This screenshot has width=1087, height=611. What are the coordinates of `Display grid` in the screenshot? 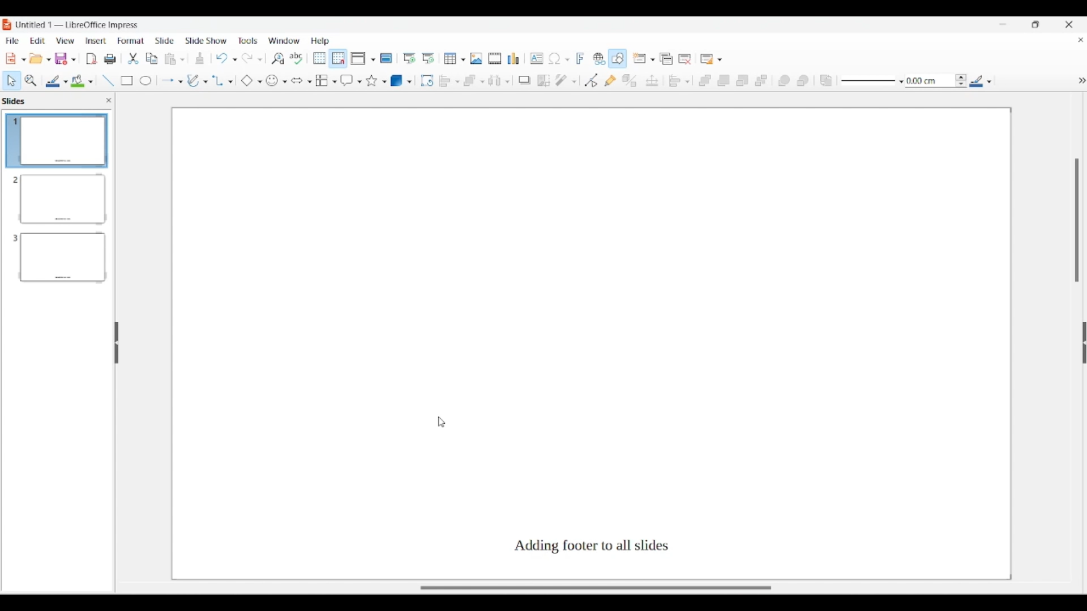 It's located at (320, 58).